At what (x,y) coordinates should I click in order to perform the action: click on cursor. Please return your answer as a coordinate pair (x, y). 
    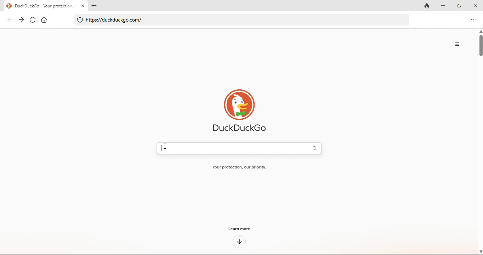
    Looking at the image, I should click on (164, 146).